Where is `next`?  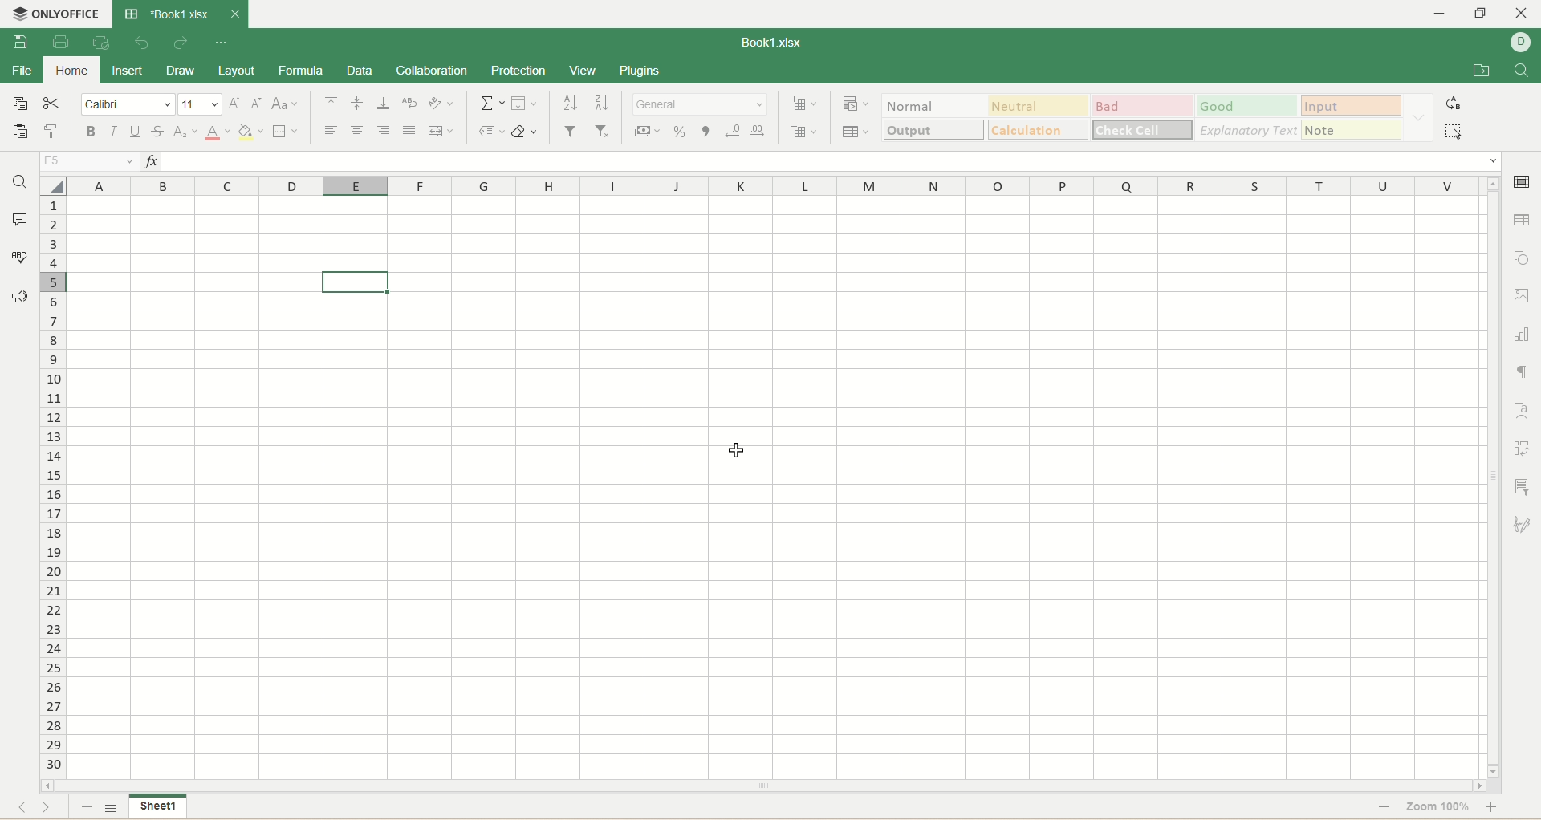 next is located at coordinates (47, 808).